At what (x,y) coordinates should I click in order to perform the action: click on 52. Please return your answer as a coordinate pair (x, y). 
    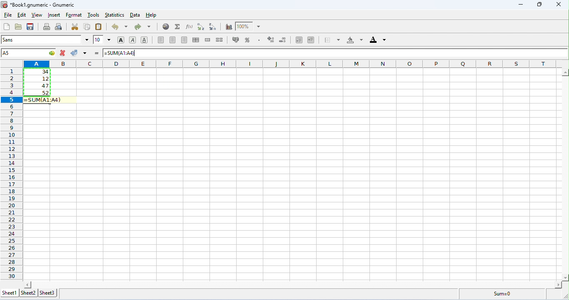
    Looking at the image, I should click on (38, 93).